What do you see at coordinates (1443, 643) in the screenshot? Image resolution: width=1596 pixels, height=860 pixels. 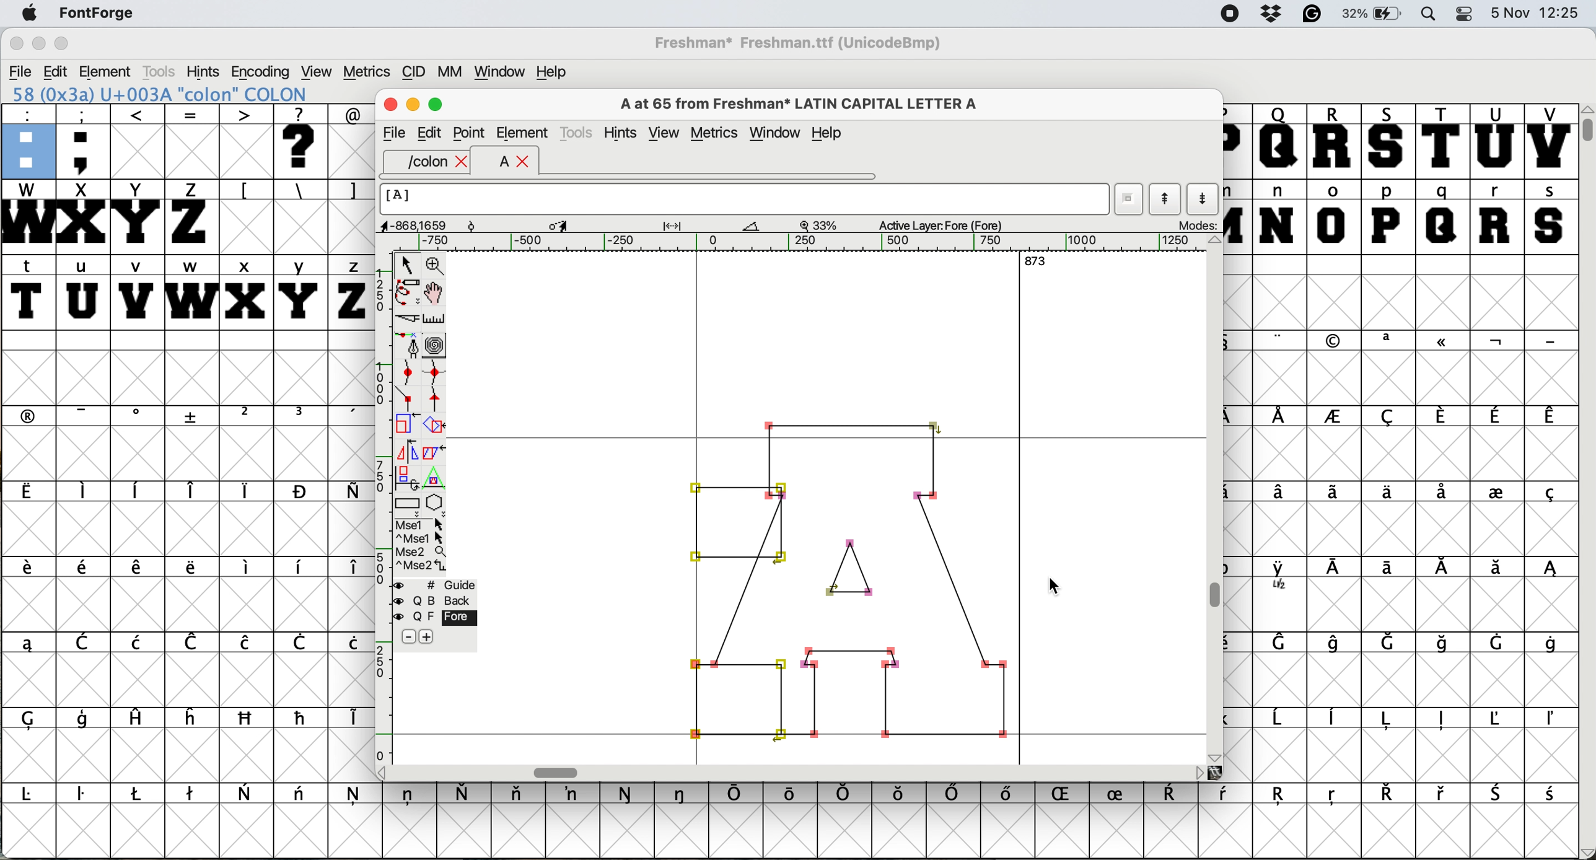 I see `symbol` at bounding box center [1443, 643].